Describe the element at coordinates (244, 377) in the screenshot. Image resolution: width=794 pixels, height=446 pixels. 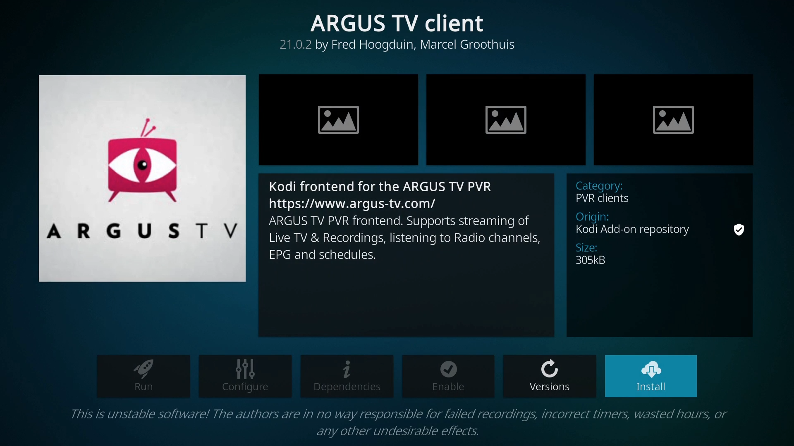
I see `configure` at that location.